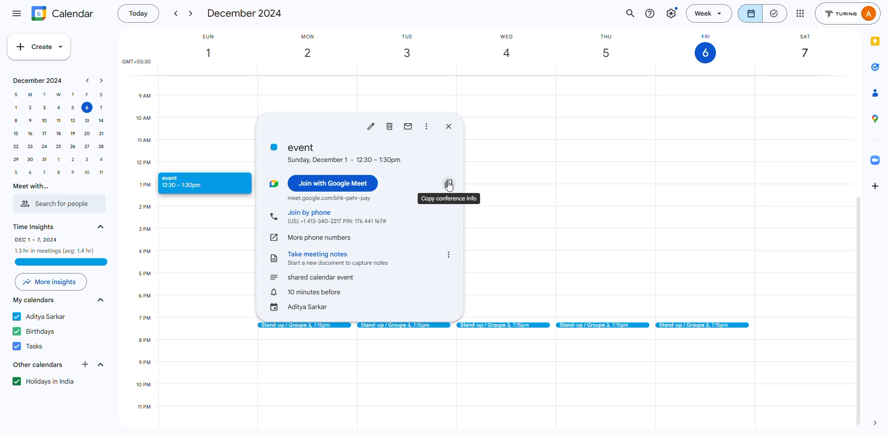 This screenshot has width=888, height=435. I want to click on 11, so click(59, 121).